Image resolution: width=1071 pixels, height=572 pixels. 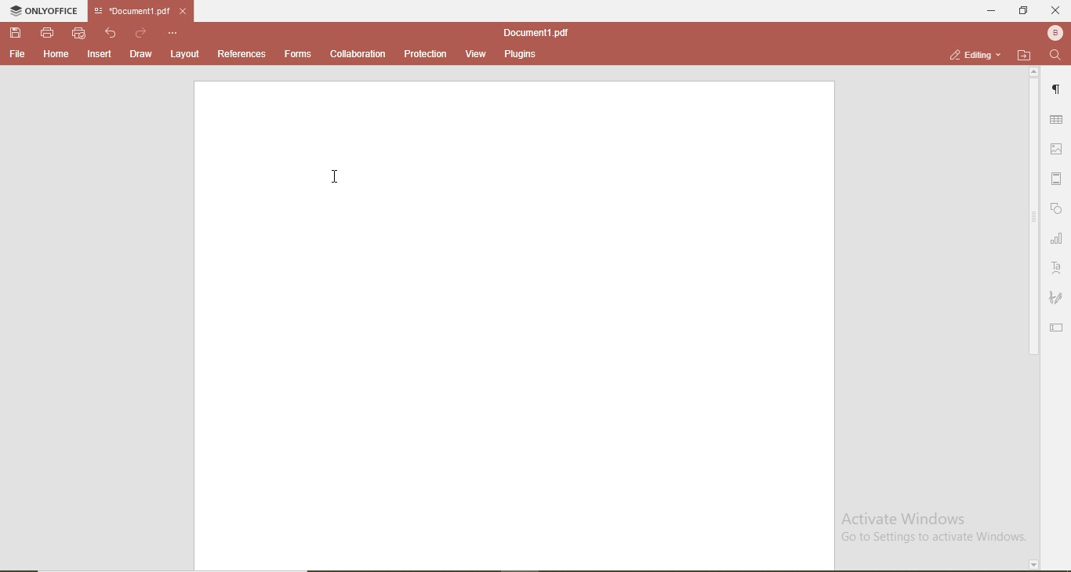 I want to click on minimise, so click(x=989, y=12).